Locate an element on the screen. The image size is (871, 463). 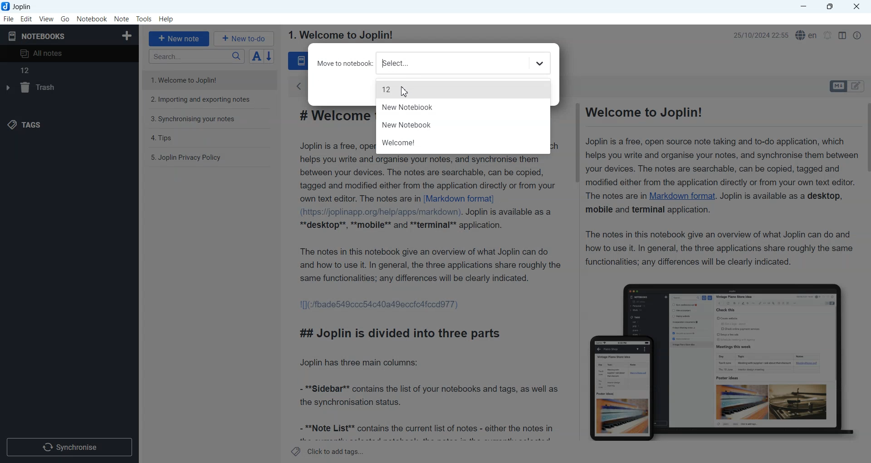
Click to add tags is located at coordinates (328, 451).